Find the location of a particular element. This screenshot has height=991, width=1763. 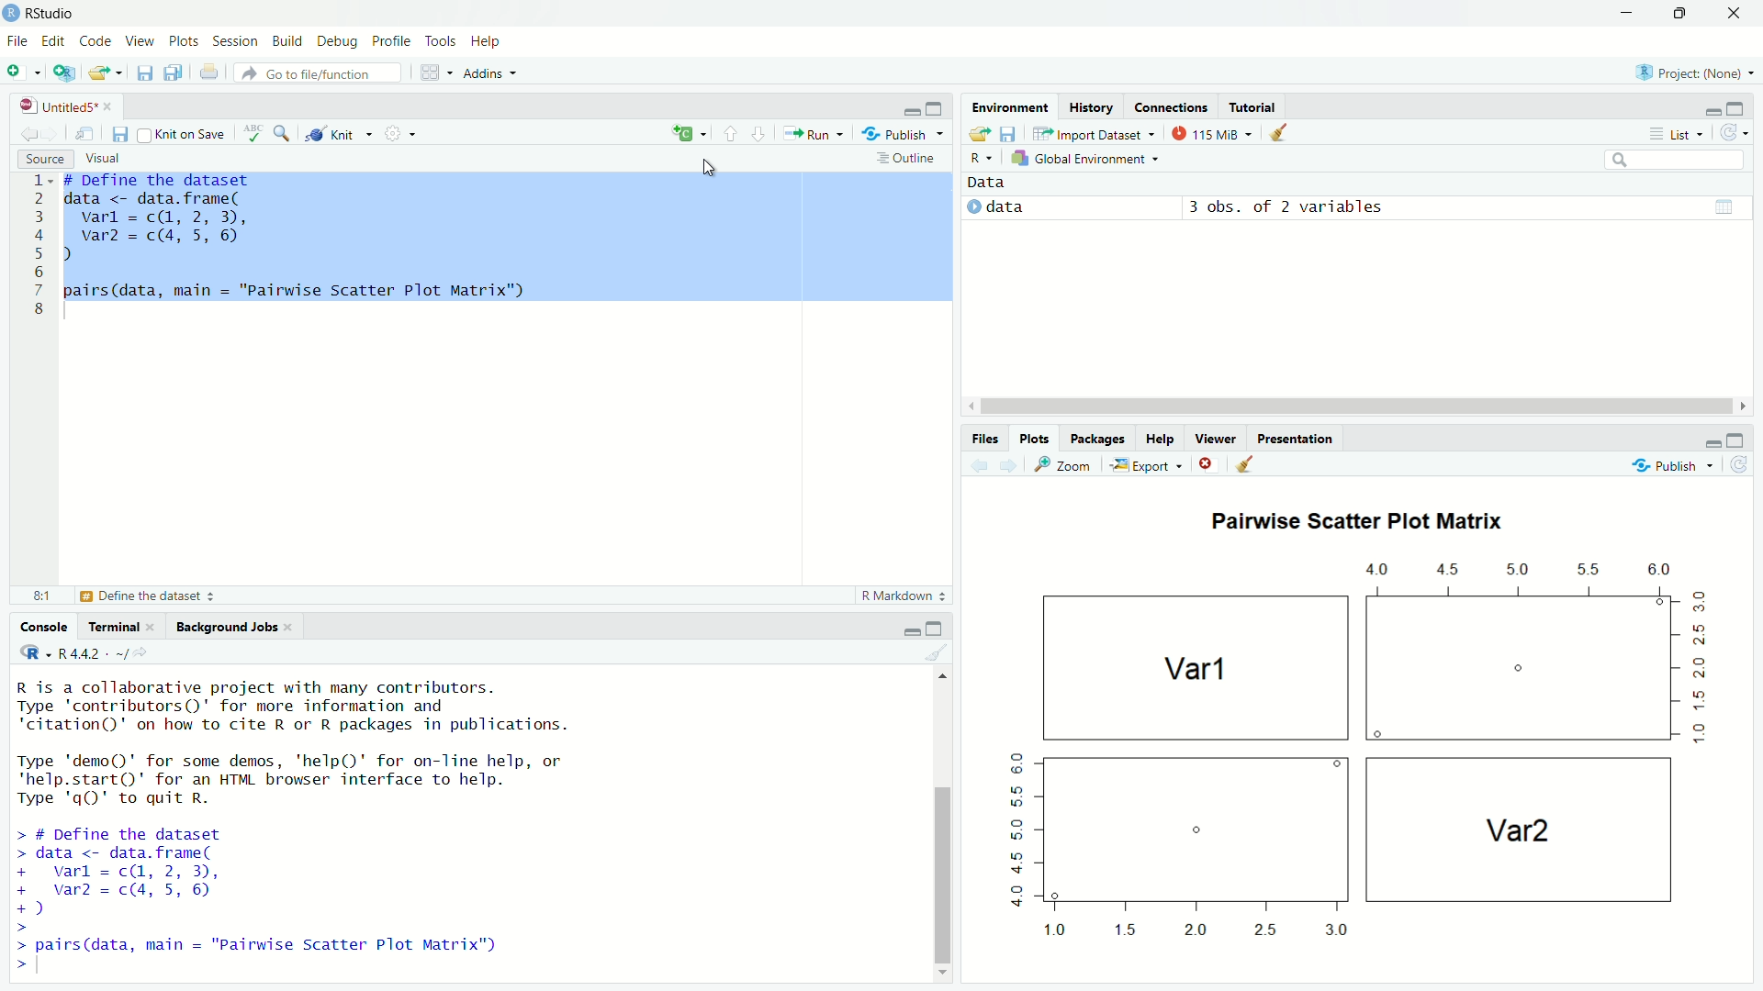

Create a project is located at coordinates (64, 70).